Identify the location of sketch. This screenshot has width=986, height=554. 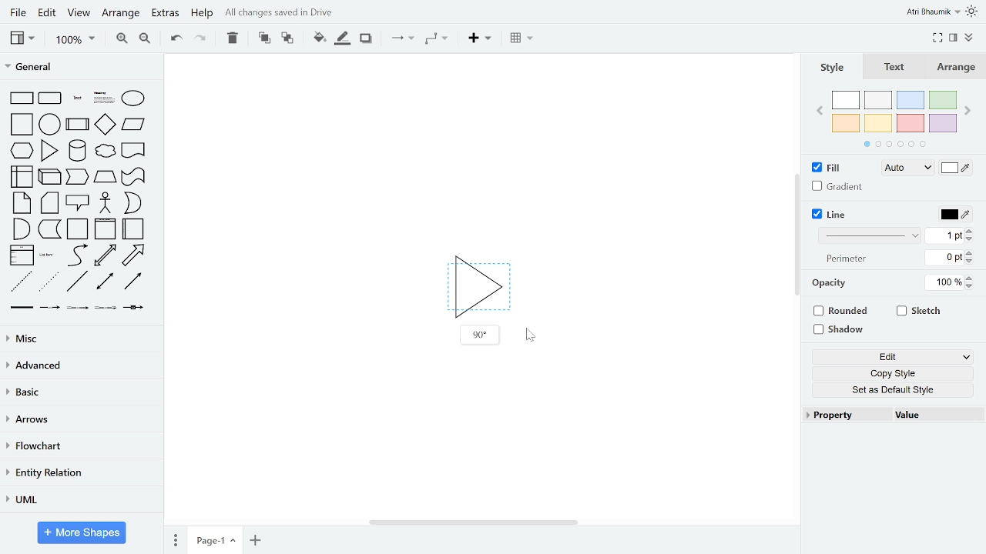
(920, 312).